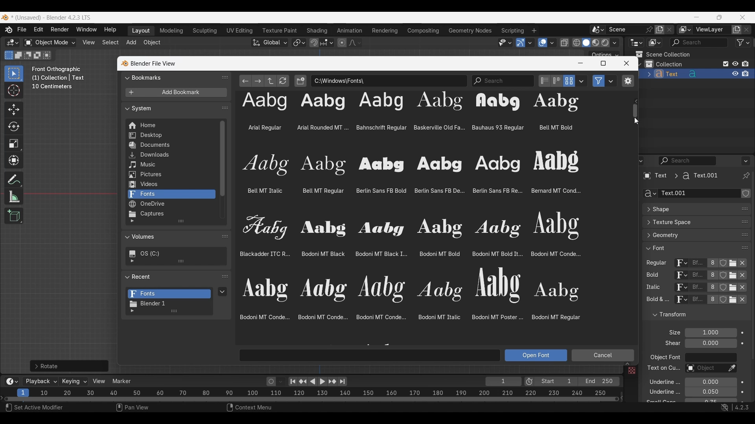  What do you see at coordinates (293, 382) in the screenshot?
I see `Jump to endpoint` at bounding box center [293, 382].